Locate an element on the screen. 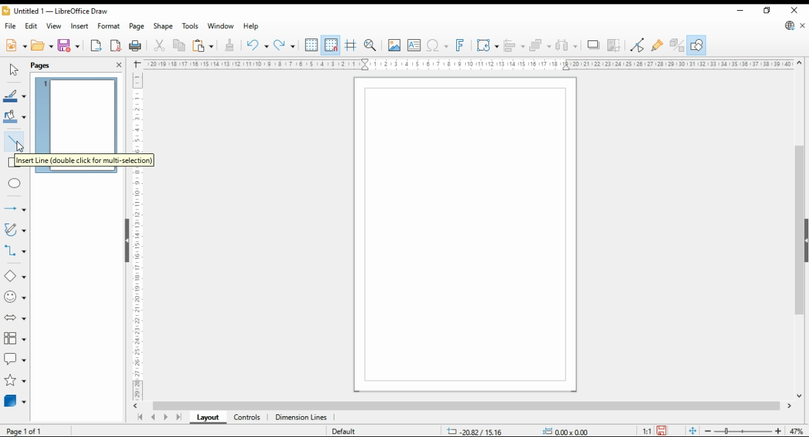 The height and width of the screenshot is (437, 809). redo is located at coordinates (284, 46).